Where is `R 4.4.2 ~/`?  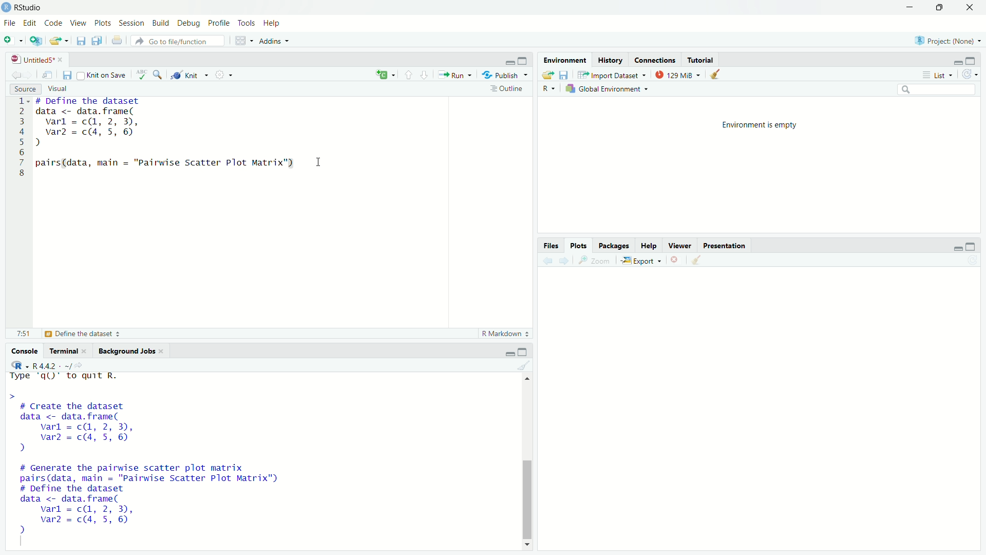
R 4.4.2 ~/ is located at coordinates (51, 364).